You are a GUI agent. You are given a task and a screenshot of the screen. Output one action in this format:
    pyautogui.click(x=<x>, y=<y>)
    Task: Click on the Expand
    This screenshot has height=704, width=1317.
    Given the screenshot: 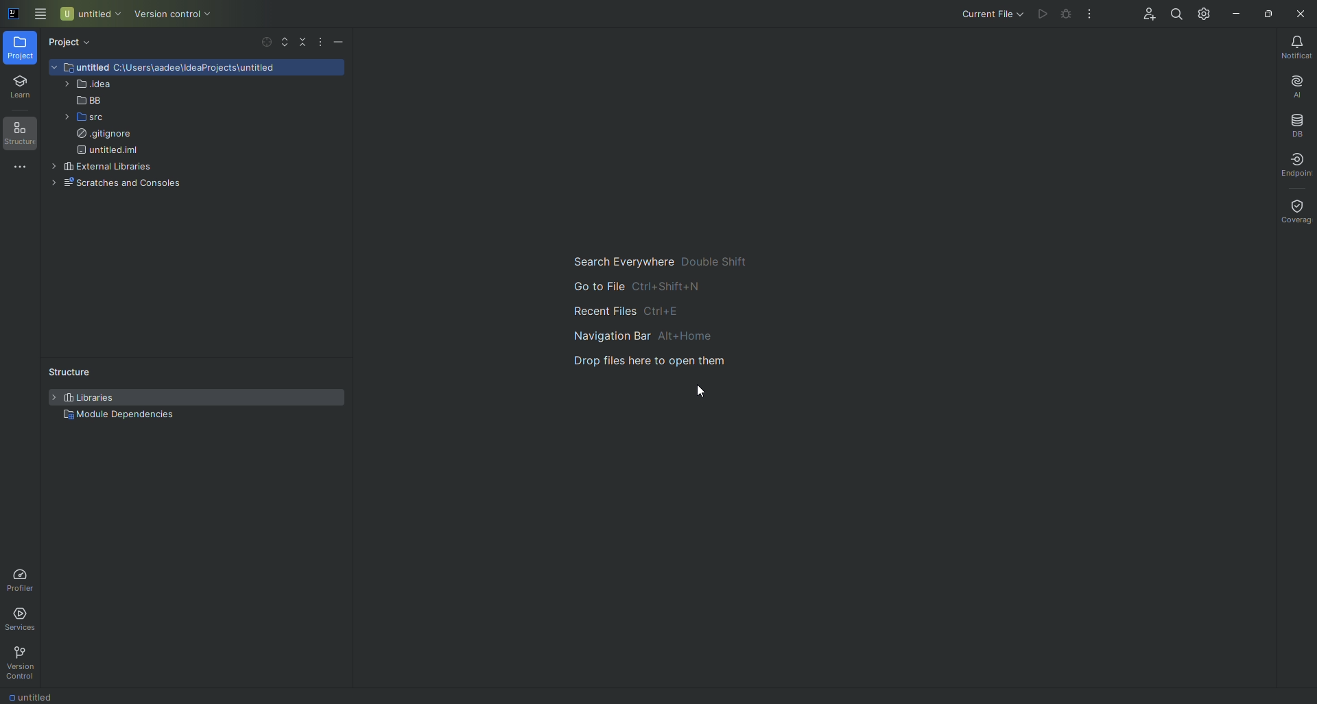 What is the action you would take?
    pyautogui.click(x=284, y=41)
    